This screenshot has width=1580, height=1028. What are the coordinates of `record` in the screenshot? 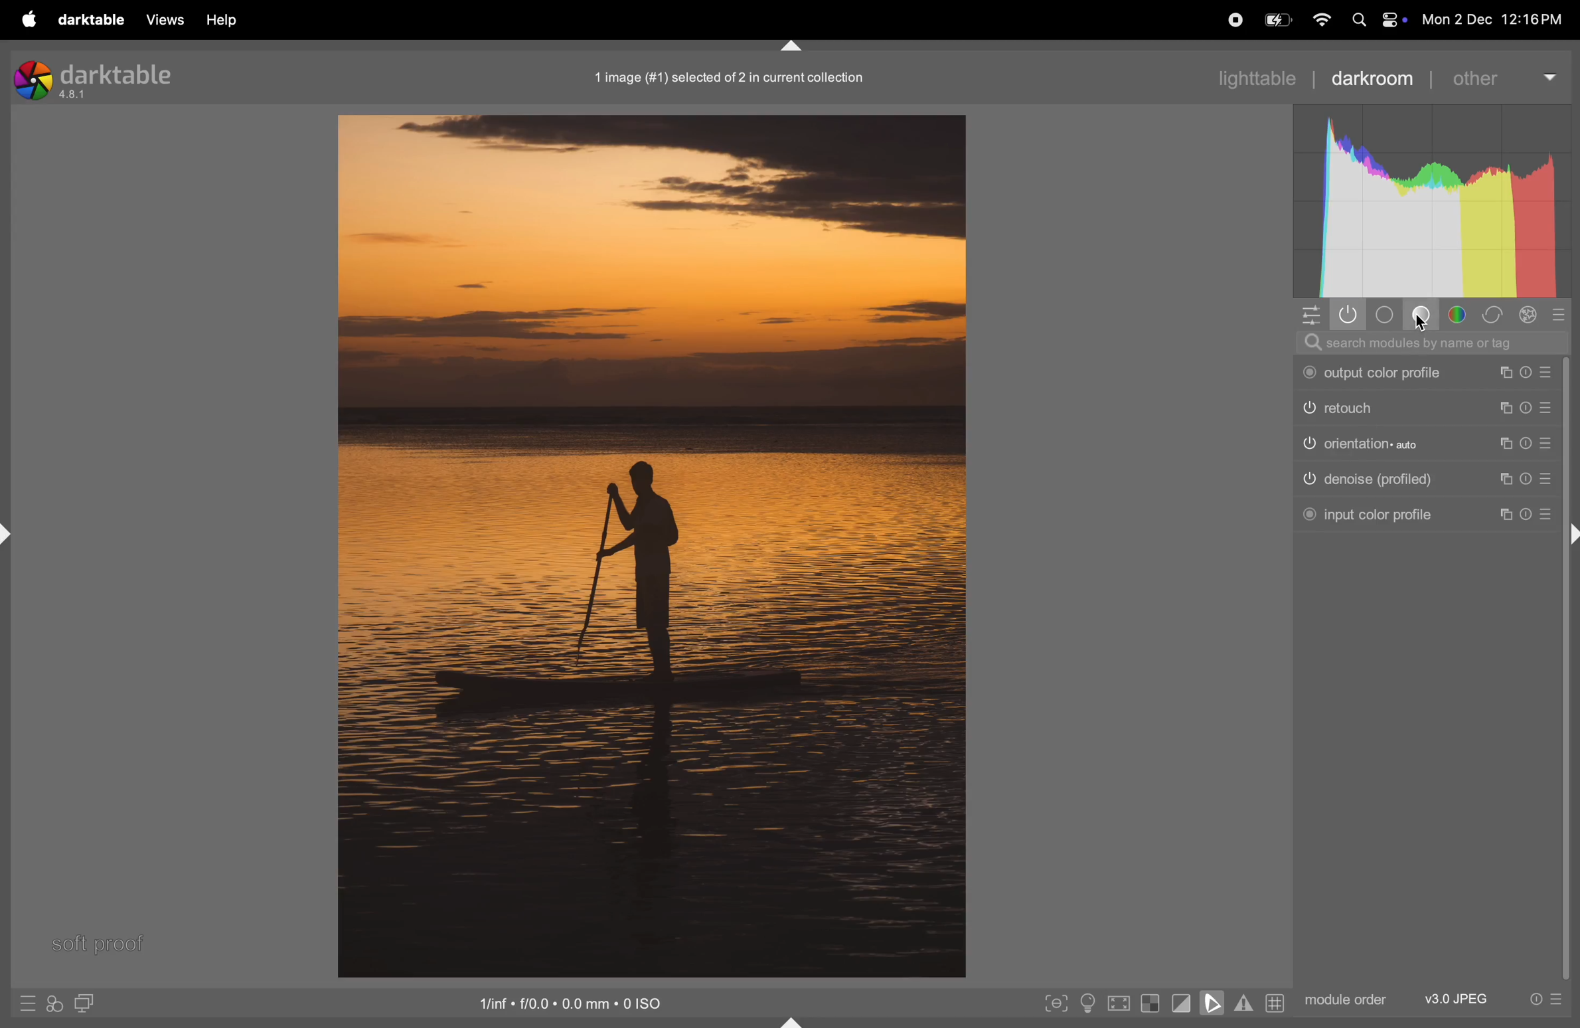 It's located at (1231, 19).